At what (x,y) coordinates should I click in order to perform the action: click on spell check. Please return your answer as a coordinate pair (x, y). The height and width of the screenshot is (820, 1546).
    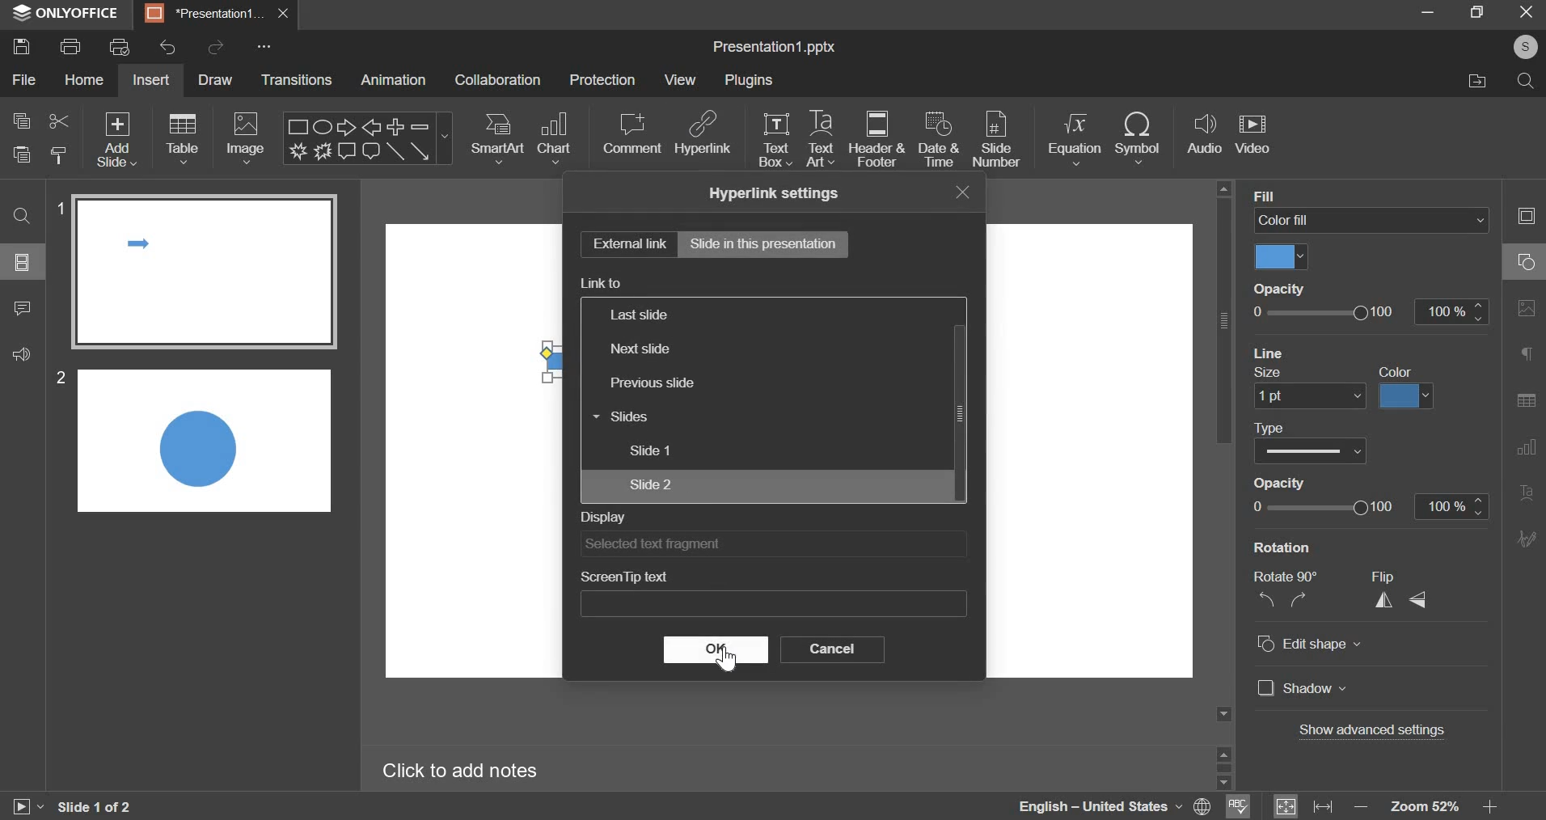
    Looking at the image, I should click on (1238, 807).